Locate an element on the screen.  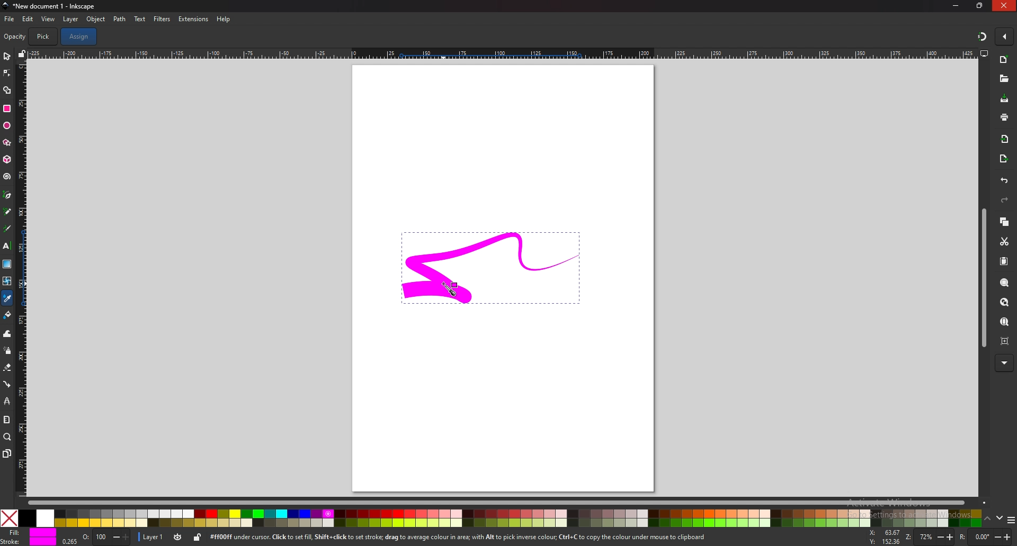
toggle visibility is located at coordinates (178, 537).